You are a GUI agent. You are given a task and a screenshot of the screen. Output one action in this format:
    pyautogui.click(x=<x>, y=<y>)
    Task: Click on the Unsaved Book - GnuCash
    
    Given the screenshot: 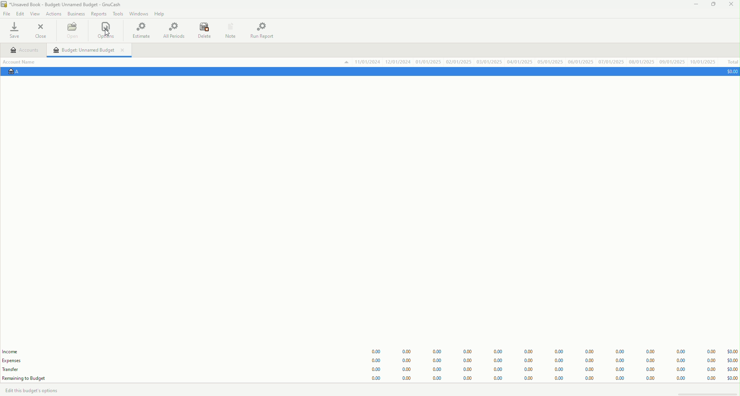 What is the action you would take?
    pyautogui.click(x=63, y=5)
    